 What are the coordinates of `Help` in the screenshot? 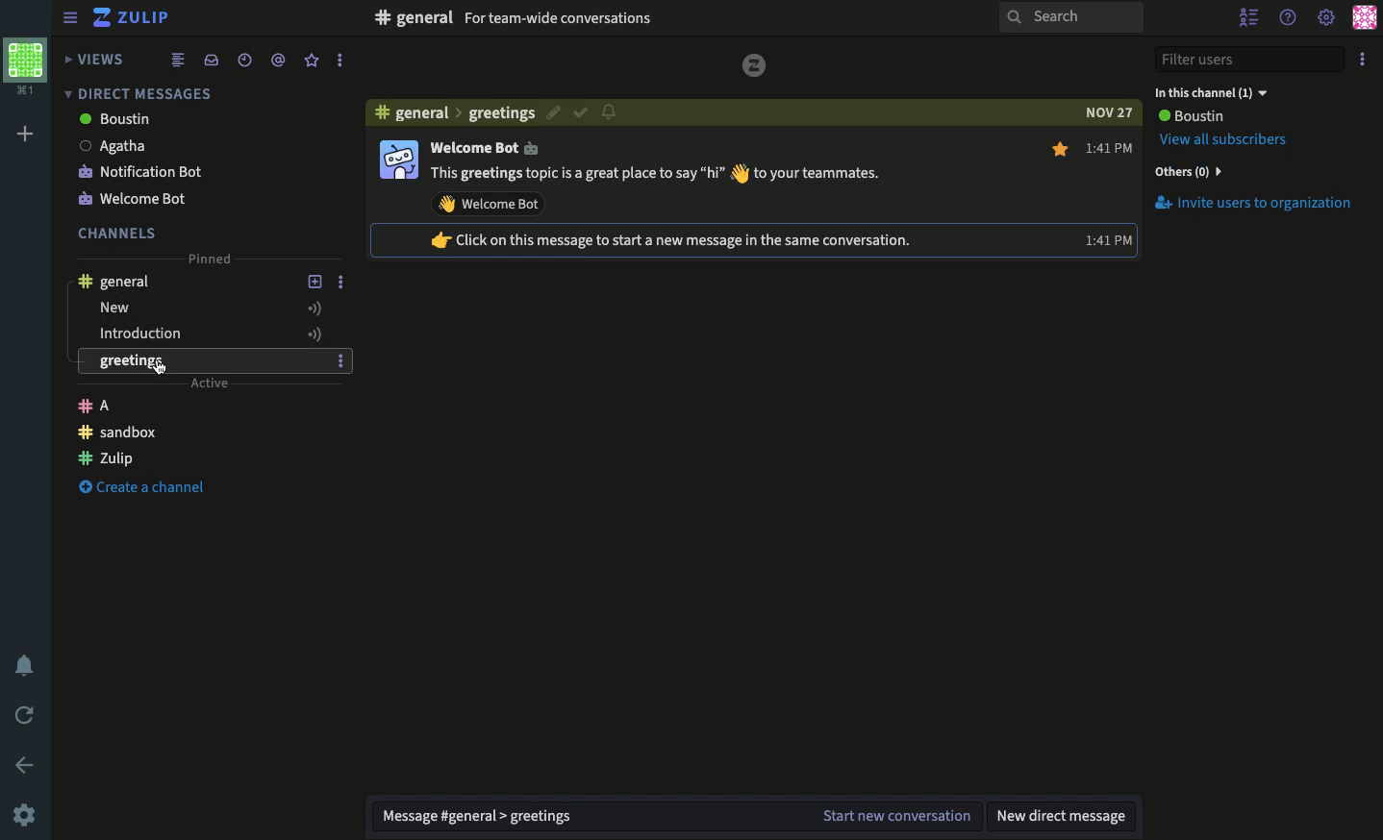 It's located at (1289, 14).